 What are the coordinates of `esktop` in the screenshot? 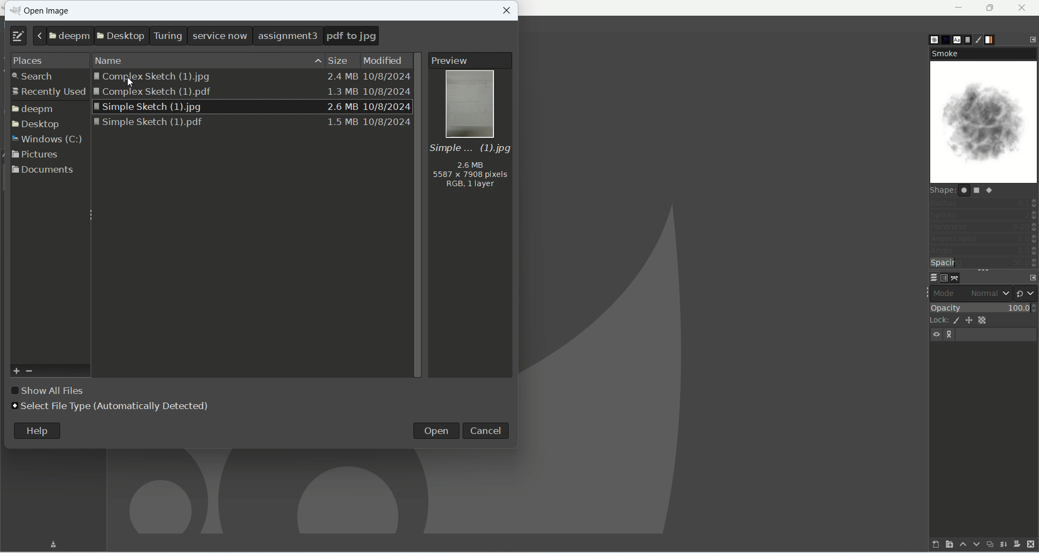 It's located at (40, 124).